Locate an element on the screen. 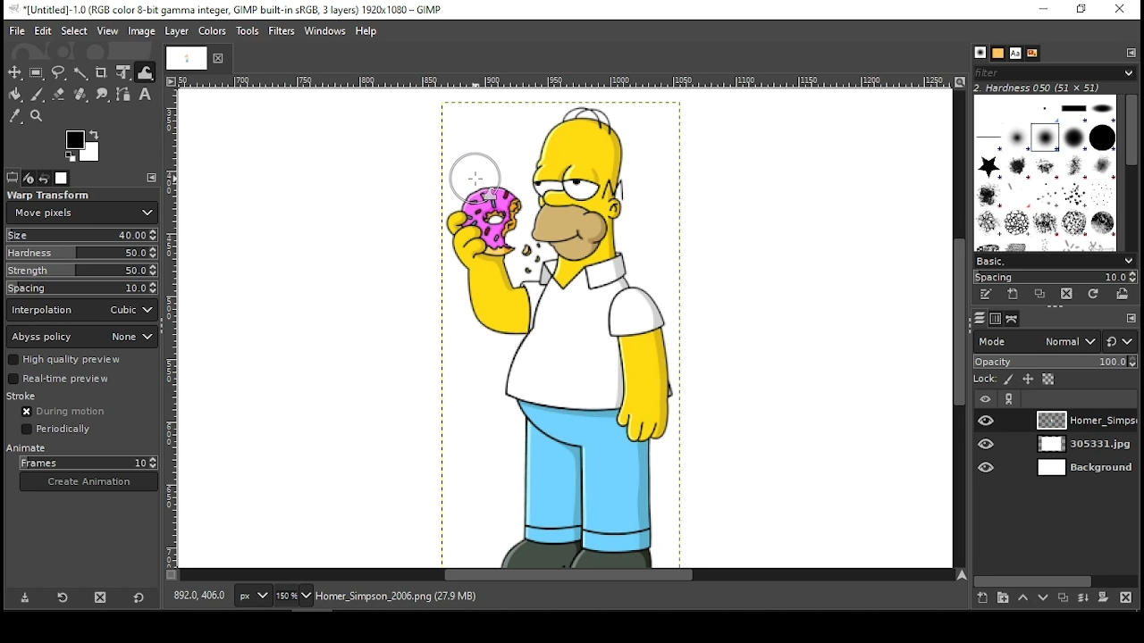  warp tool is located at coordinates (145, 73).